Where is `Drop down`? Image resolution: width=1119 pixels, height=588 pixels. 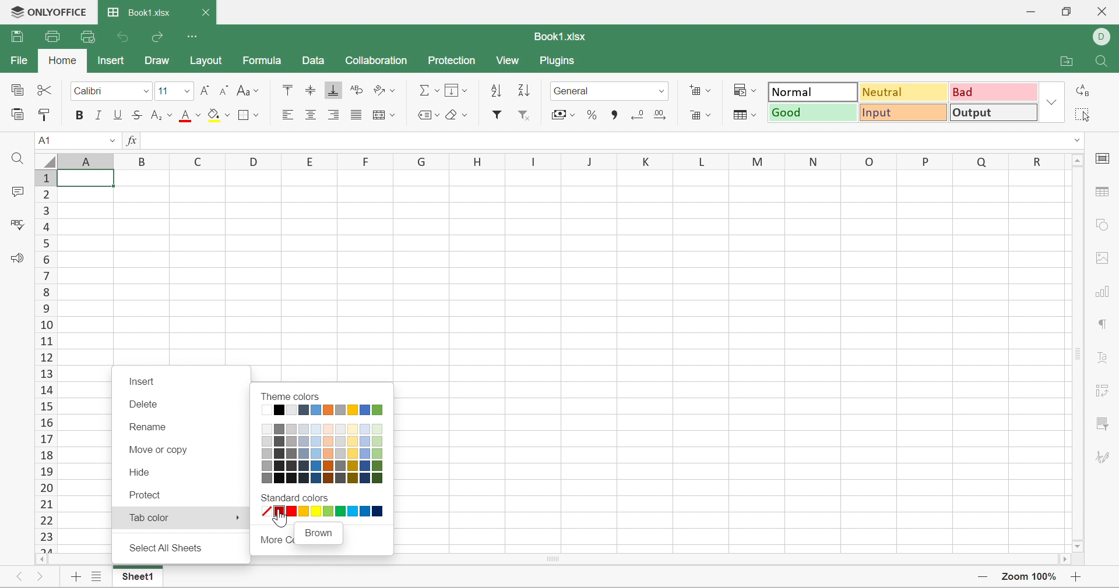 Drop down is located at coordinates (1052, 102).